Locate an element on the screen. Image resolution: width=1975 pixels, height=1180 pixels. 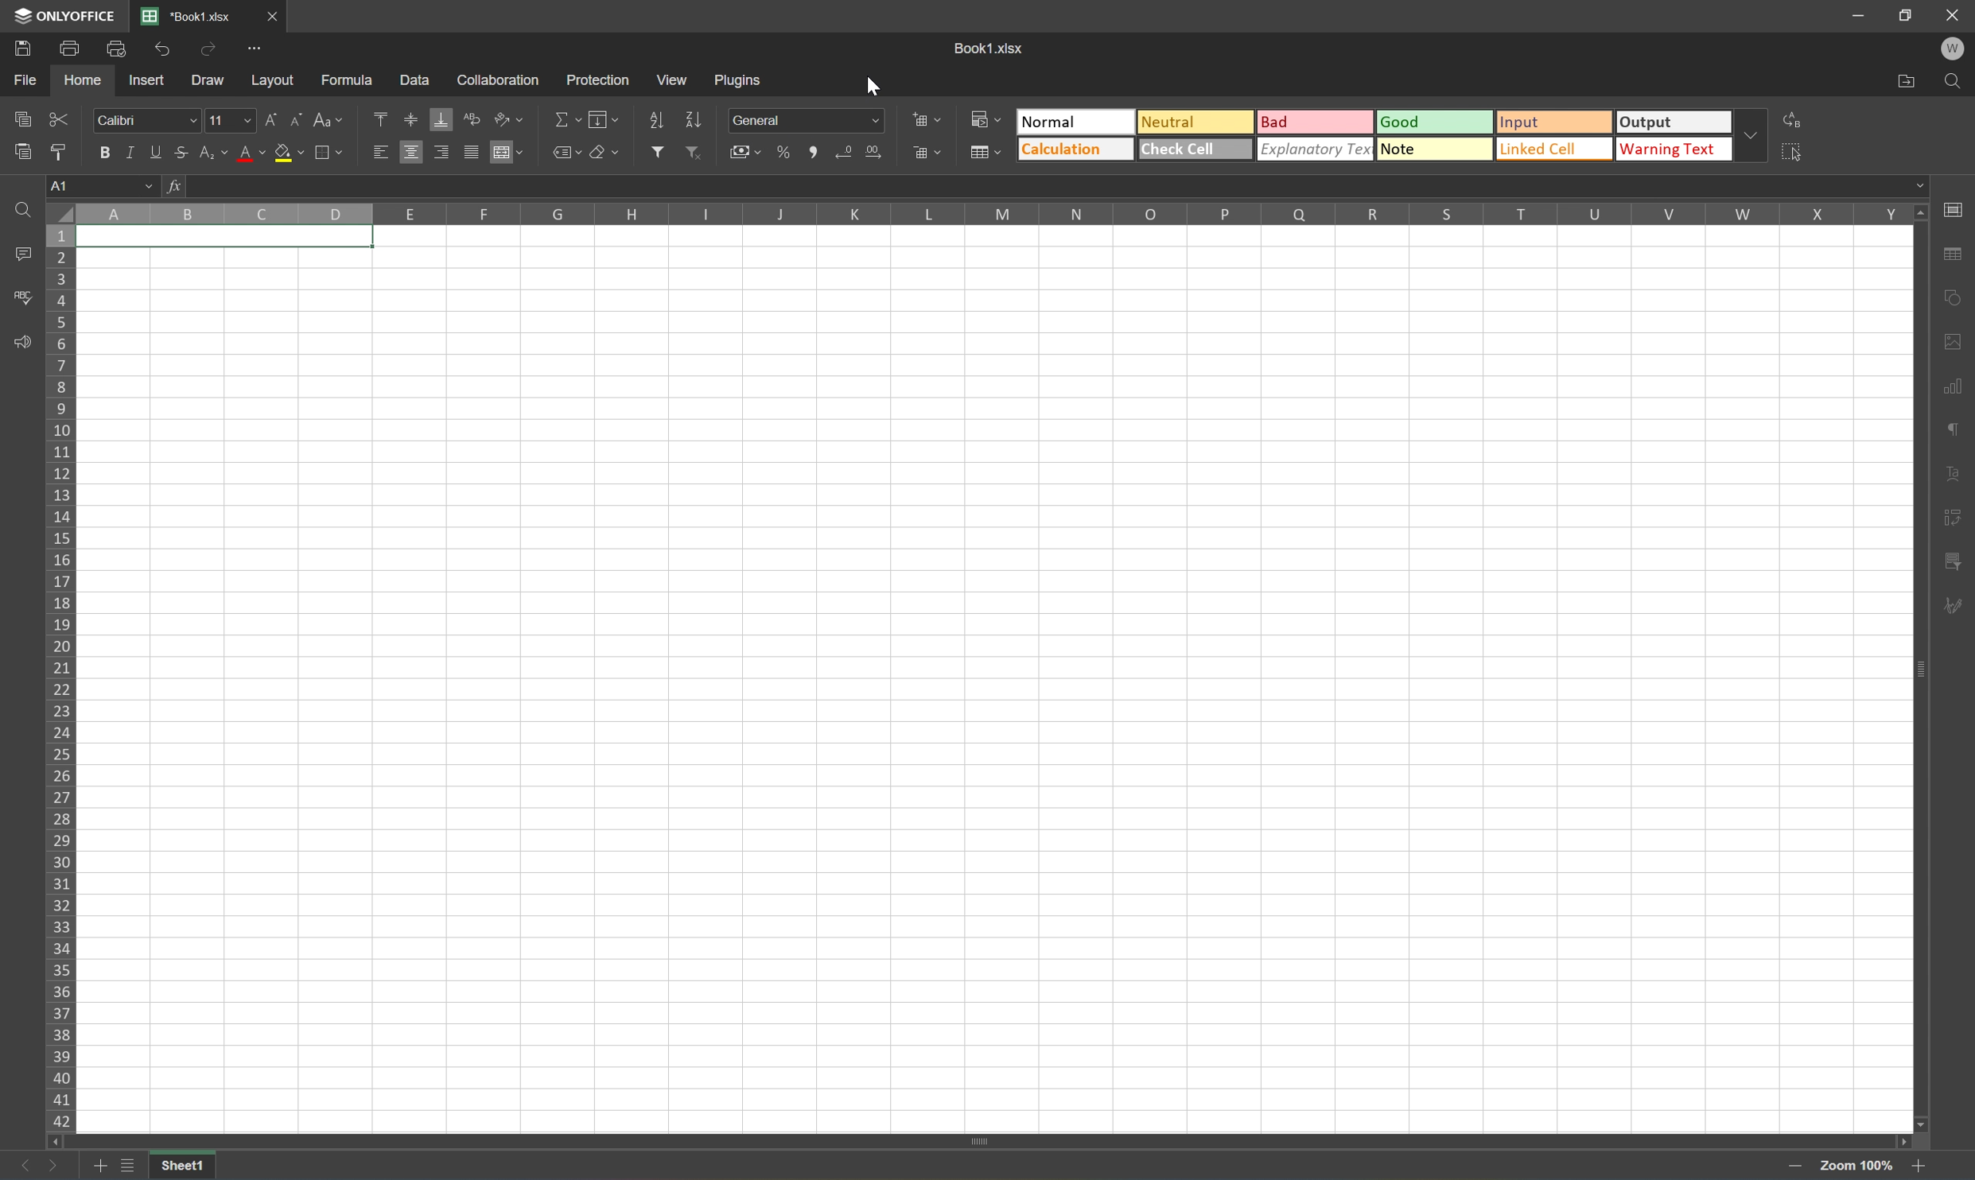
Quick print is located at coordinates (122, 52).